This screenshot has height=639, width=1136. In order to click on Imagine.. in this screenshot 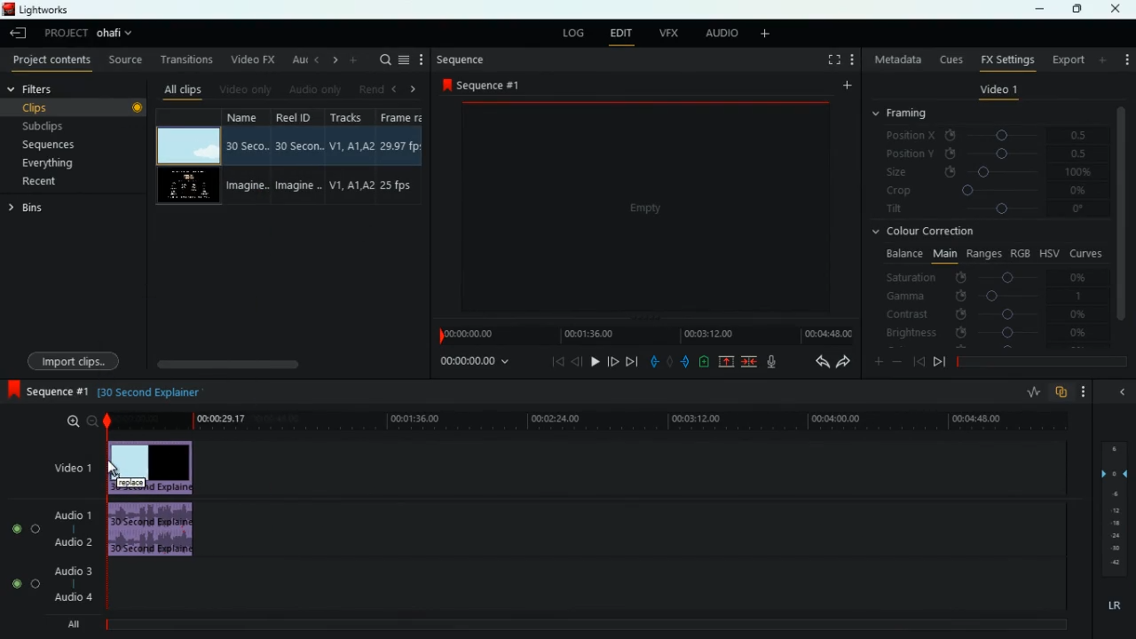, I will do `click(248, 186)`.